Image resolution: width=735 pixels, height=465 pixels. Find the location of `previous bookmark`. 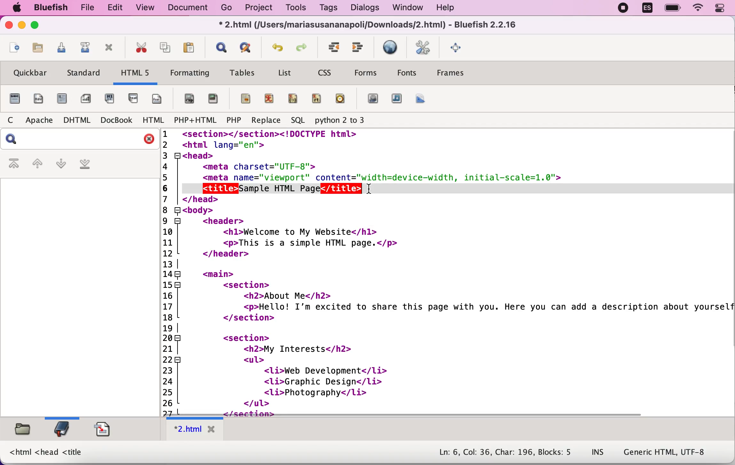

previous bookmark is located at coordinates (37, 164).